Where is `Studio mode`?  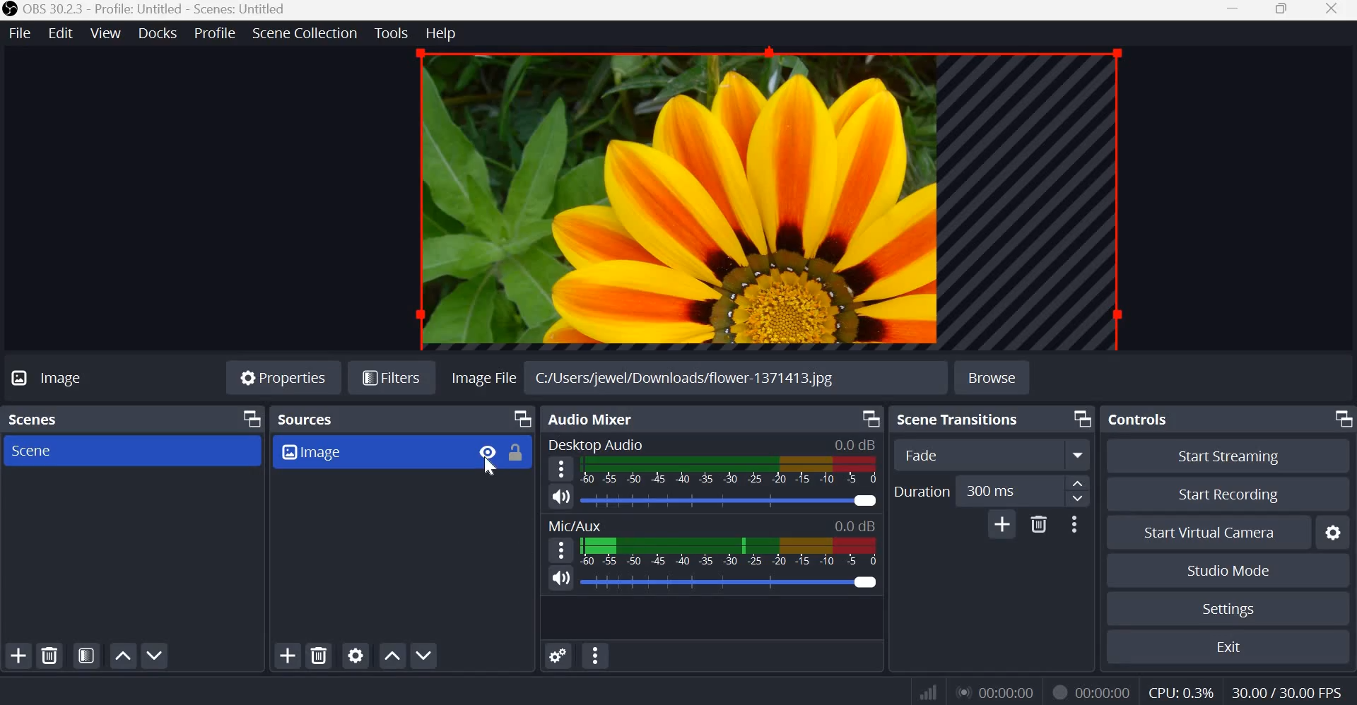
Studio mode is located at coordinates (1230, 571).